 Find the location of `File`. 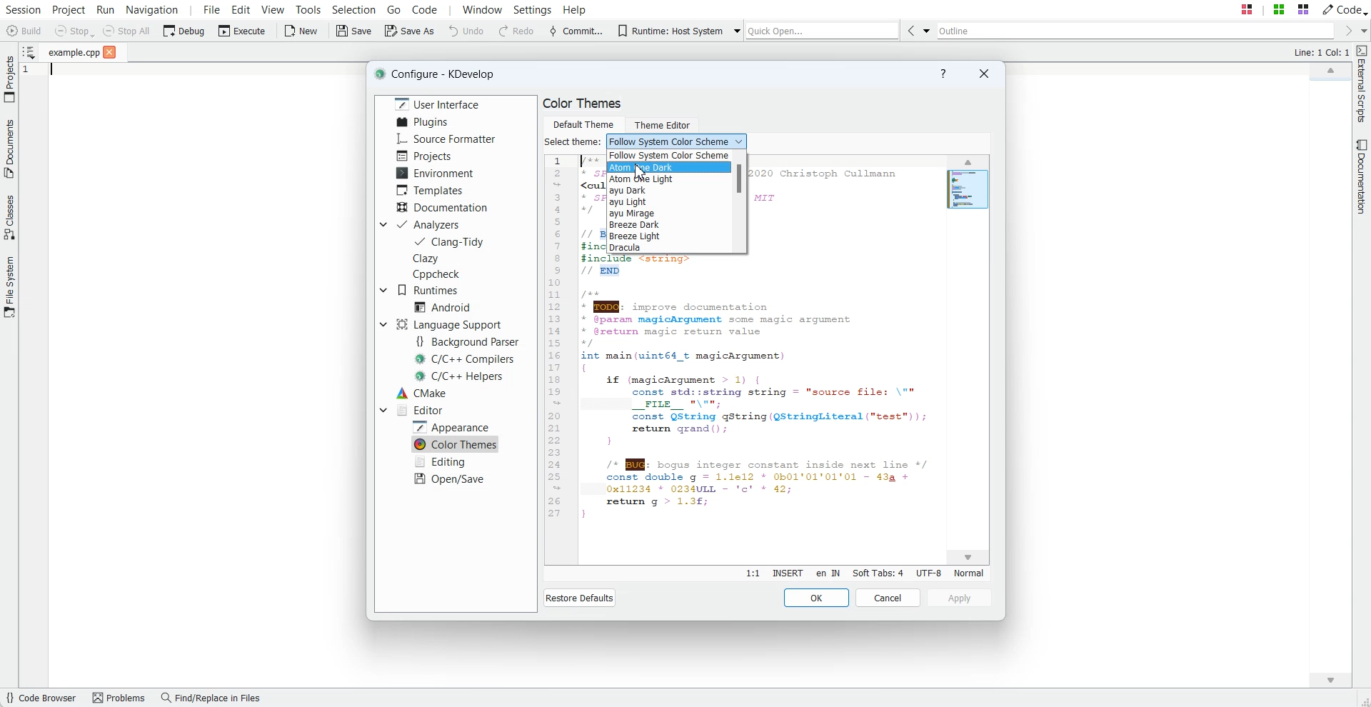

File is located at coordinates (74, 53).